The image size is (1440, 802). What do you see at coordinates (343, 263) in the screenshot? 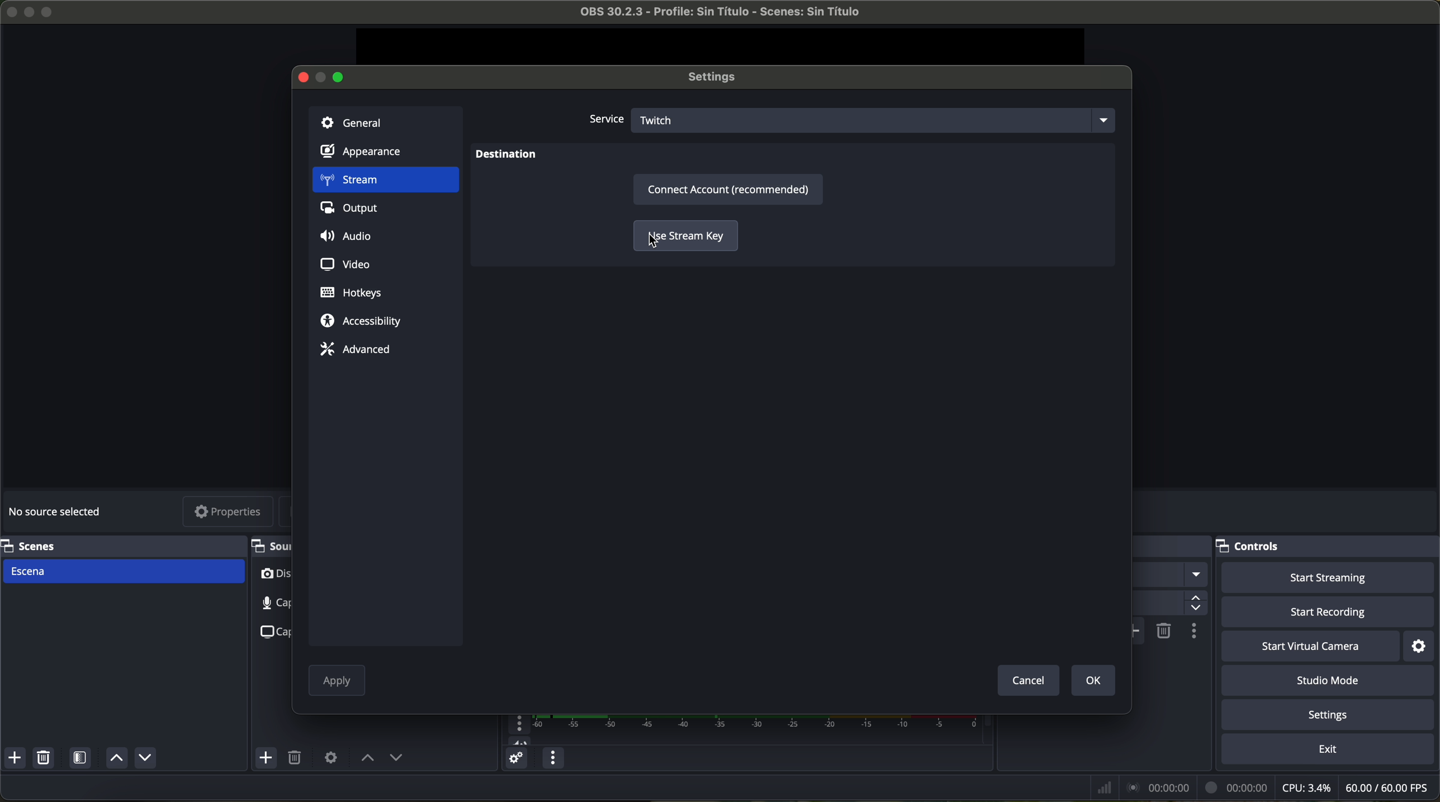
I see `video` at bounding box center [343, 263].